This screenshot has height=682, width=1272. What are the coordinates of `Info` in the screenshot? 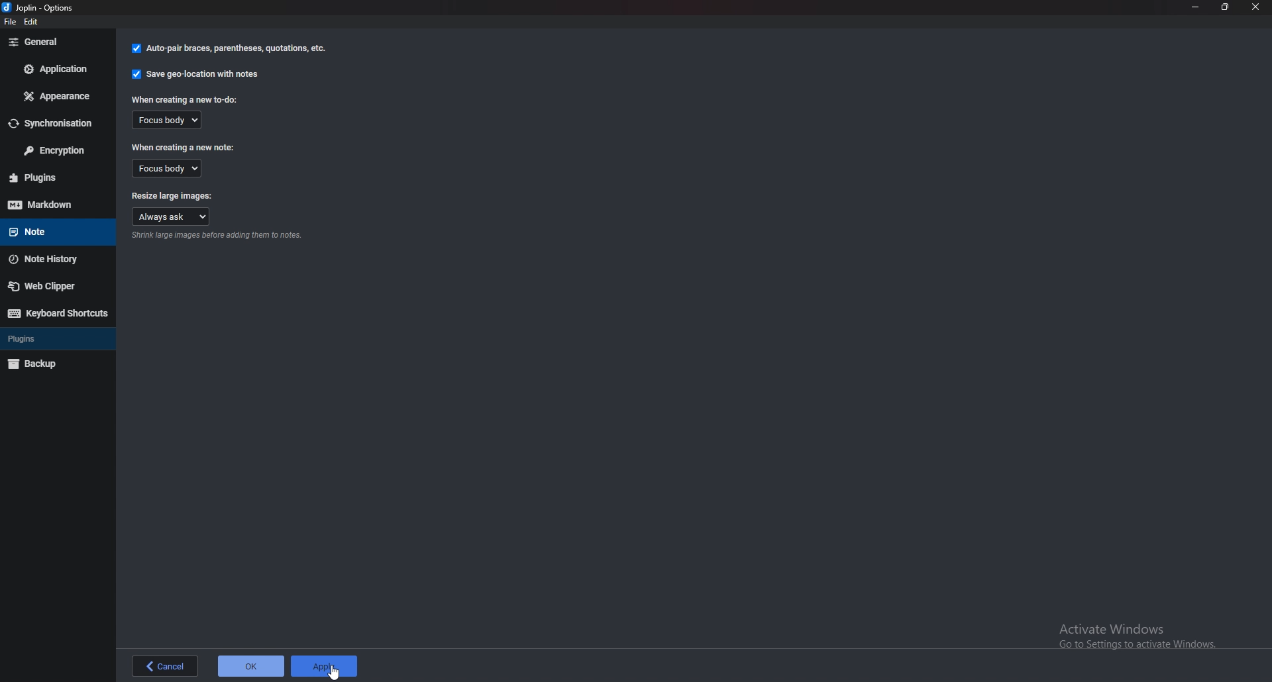 It's located at (219, 236).